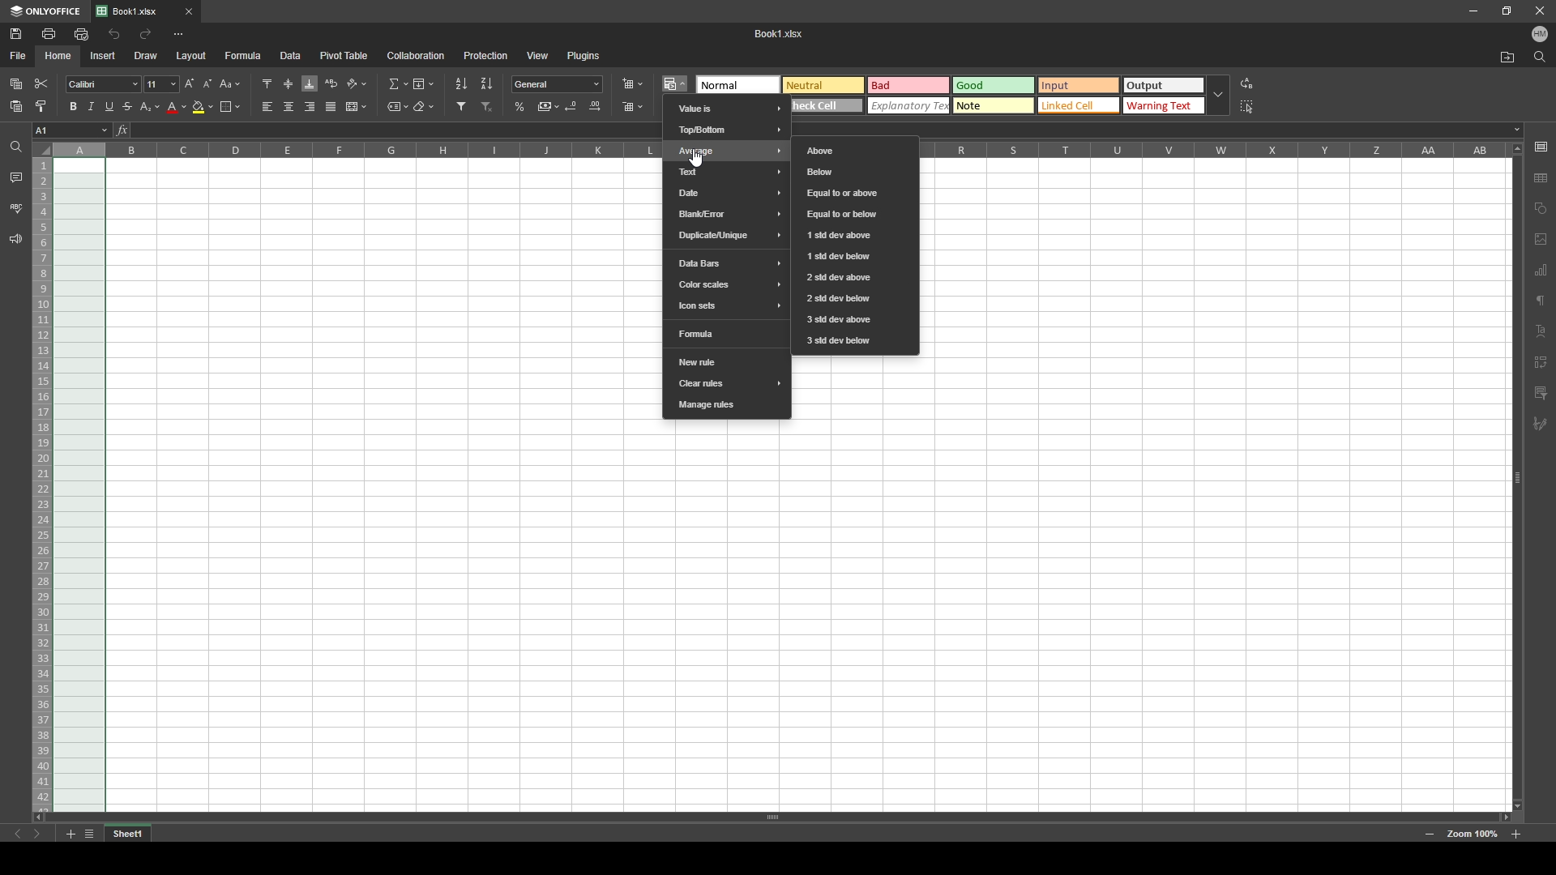 The height and width of the screenshot is (875, 1556). I want to click on blank error, so click(726, 214).